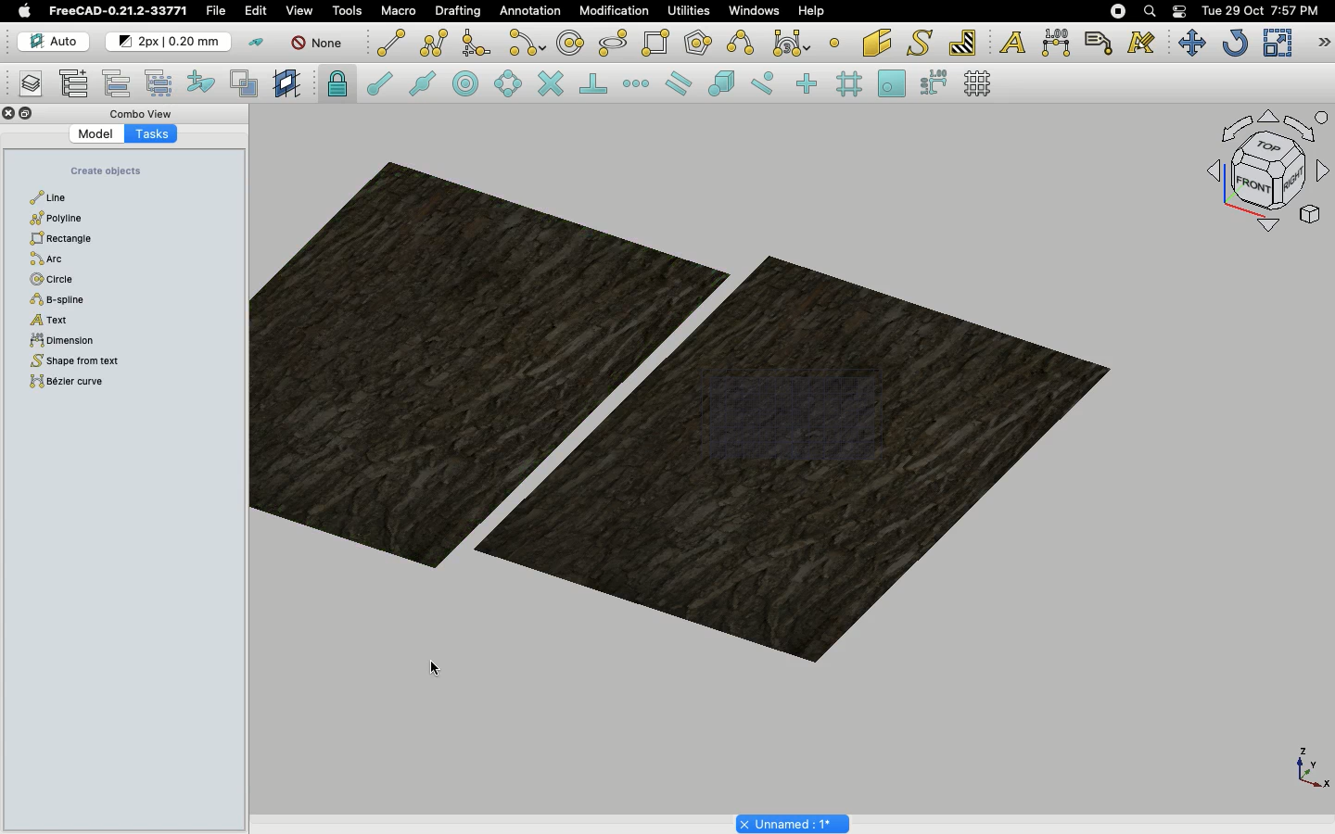 Image resolution: width=1335 pixels, height=834 pixels. I want to click on Annotation, so click(530, 10).